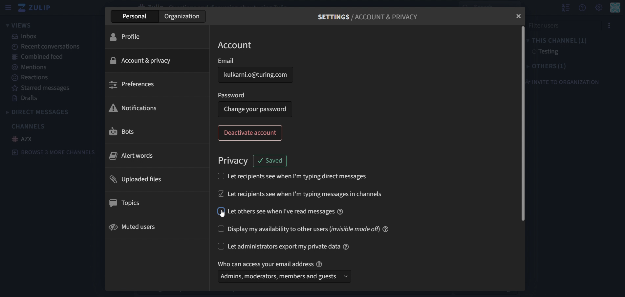  I want to click on change your password, so click(255, 109).